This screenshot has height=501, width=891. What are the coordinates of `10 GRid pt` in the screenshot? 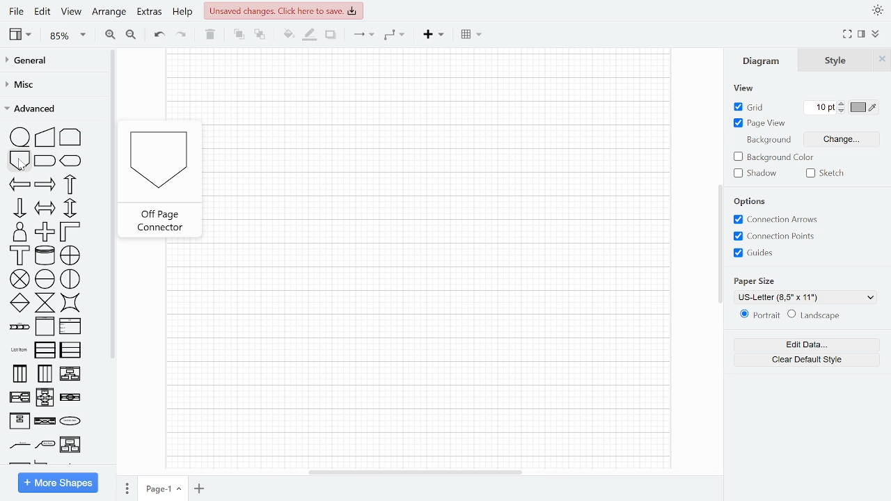 It's located at (823, 107).